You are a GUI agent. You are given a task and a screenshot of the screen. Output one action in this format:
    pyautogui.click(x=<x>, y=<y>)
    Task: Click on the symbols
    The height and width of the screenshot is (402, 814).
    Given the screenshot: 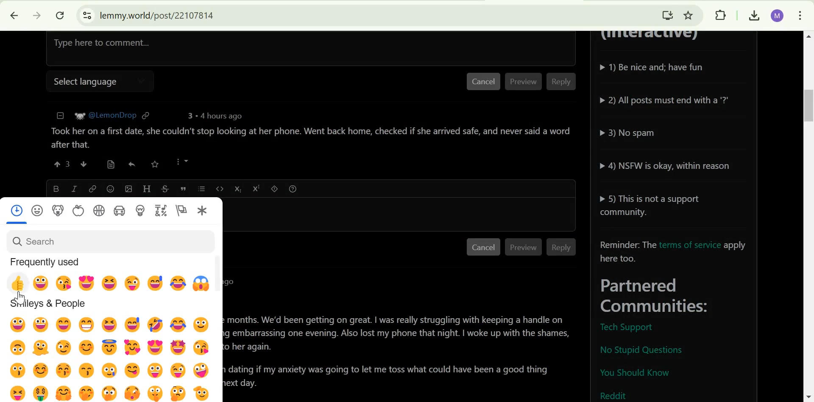 What is the action you would take?
    pyautogui.click(x=160, y=210)
    